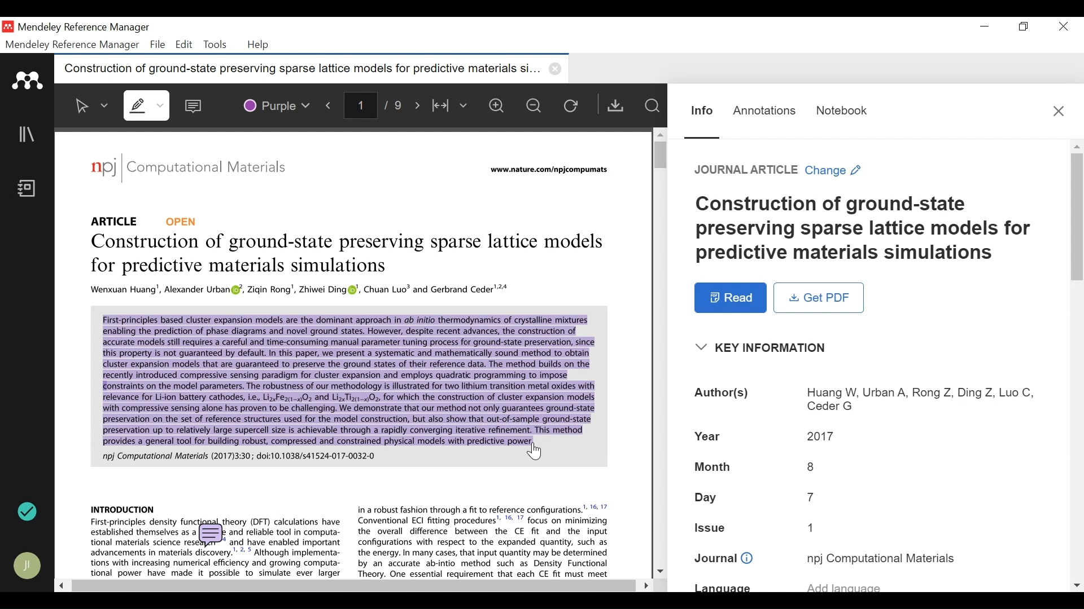 The height and width of the screenshot is (609, 1084). I want to click on PDF Context, so click(123, 508).